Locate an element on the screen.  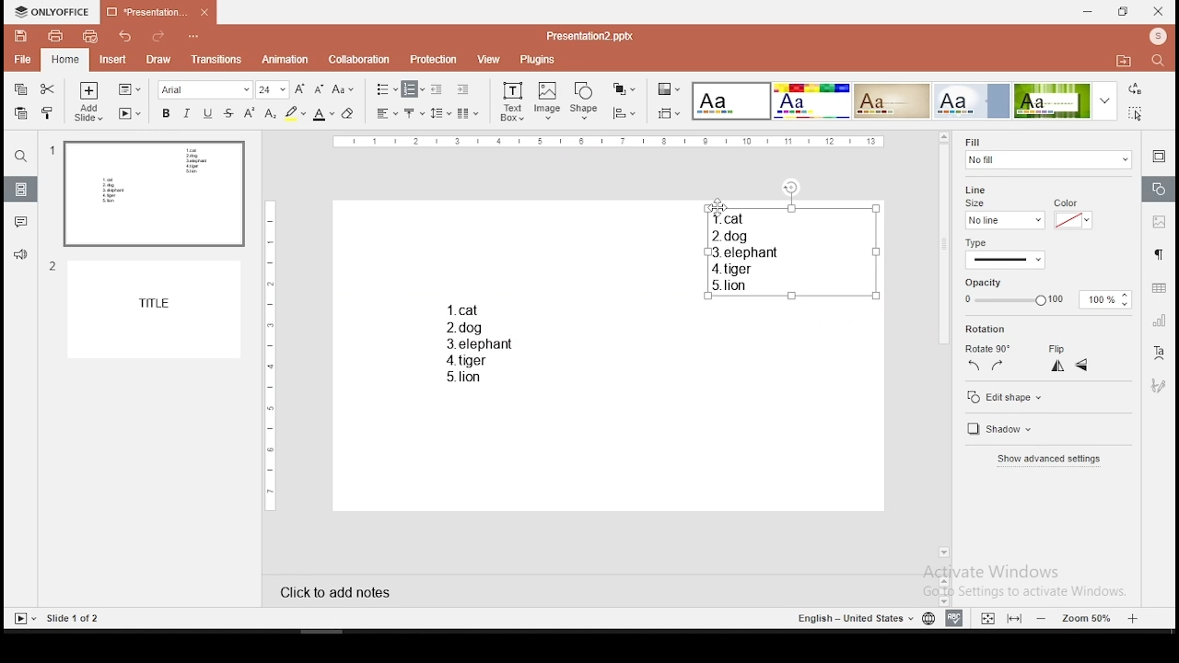
text box is located at coordinates (477, 340).